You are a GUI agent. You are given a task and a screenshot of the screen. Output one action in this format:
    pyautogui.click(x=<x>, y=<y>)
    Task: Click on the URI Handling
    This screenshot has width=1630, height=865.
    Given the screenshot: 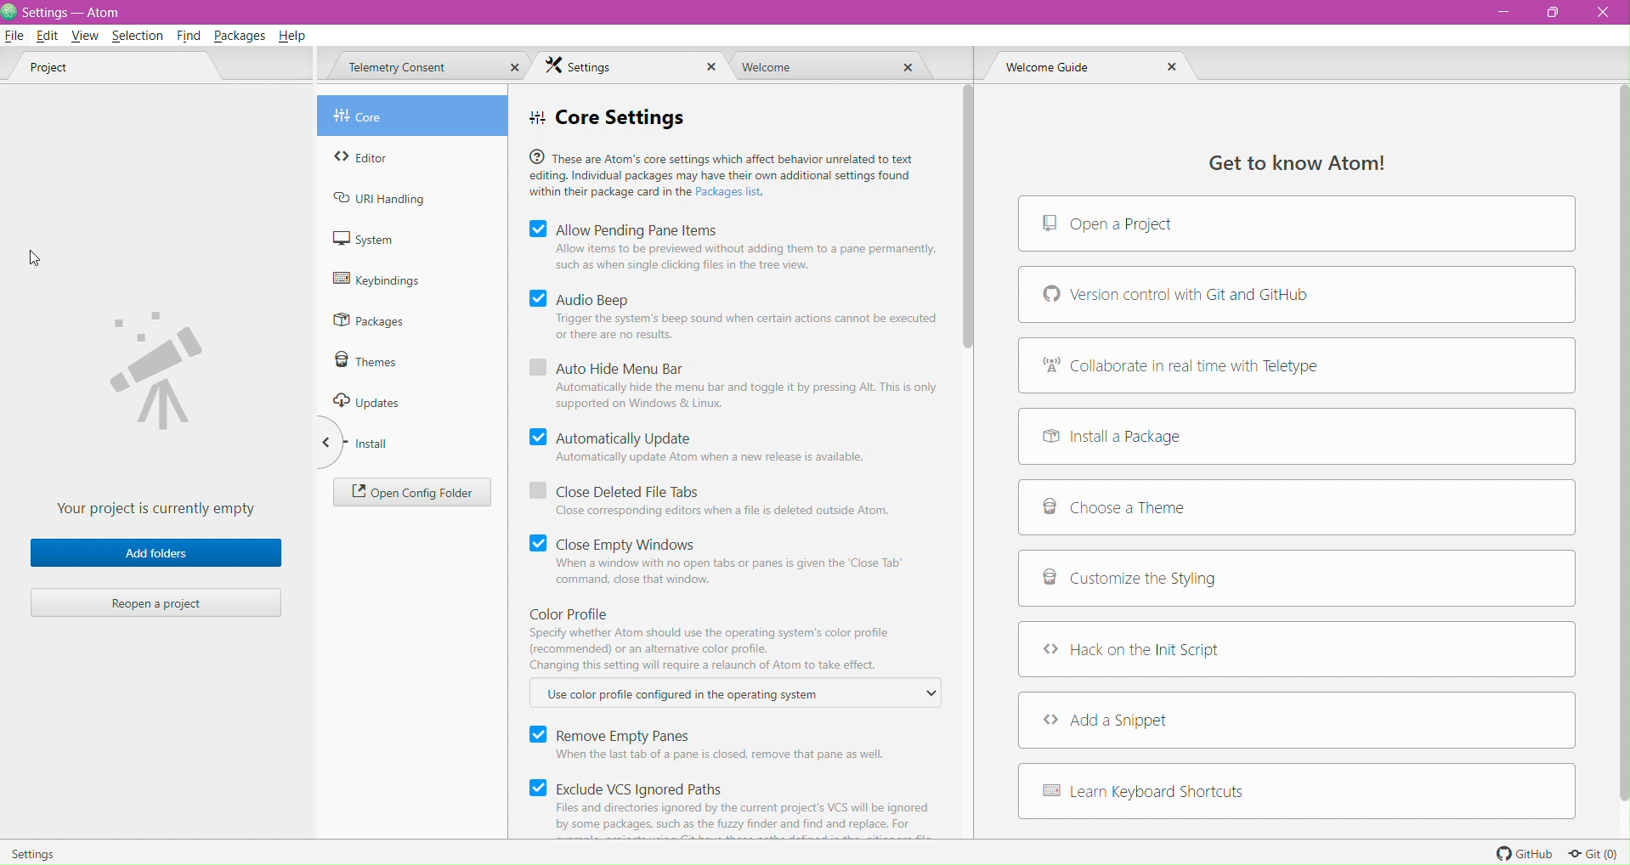 What is the action you would take?
    pyautogui.click(x=390, y=201)
    